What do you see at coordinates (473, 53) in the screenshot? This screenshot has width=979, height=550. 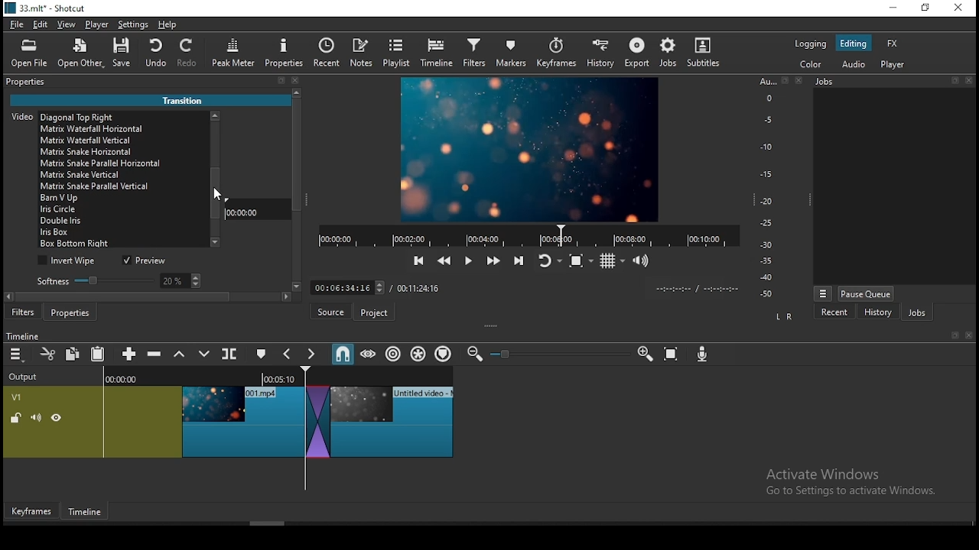 I see `filters` at bounding box center [473, 53].